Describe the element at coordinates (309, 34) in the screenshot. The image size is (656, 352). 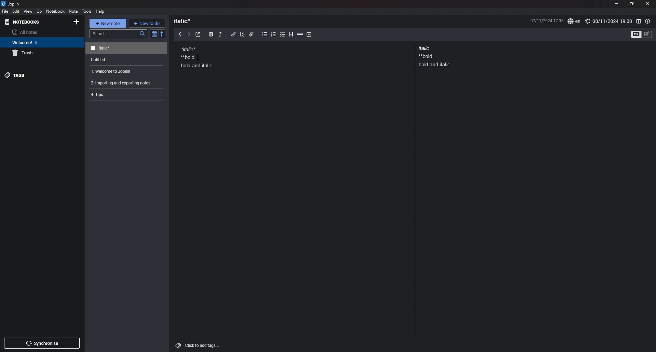
I see `add time` at that location.